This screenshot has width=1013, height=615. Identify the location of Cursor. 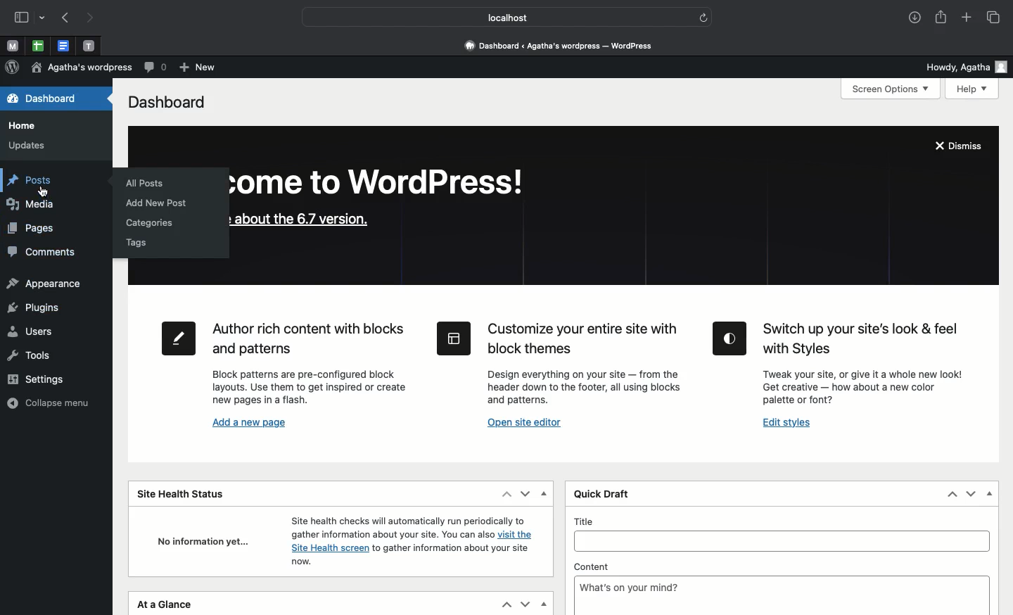
(42, 192).